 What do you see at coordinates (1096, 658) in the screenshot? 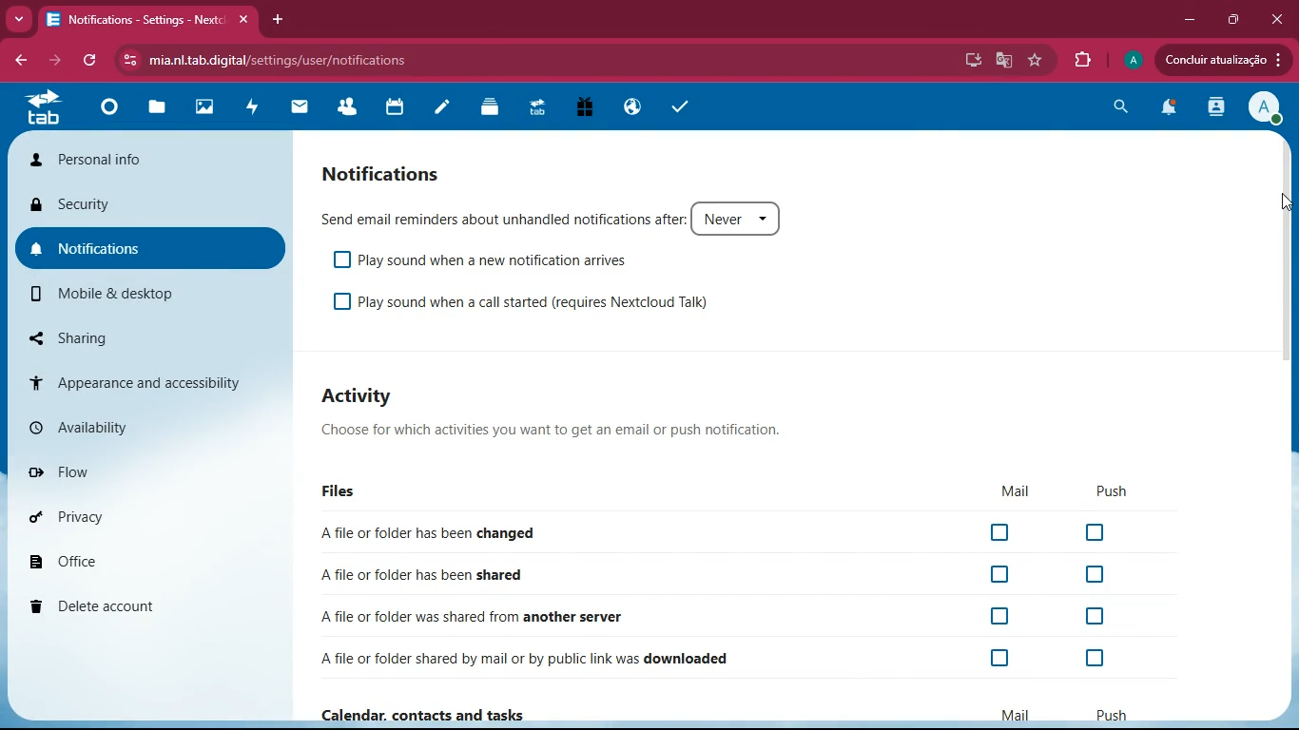
I see `off` at bounding box center [1096, 658].